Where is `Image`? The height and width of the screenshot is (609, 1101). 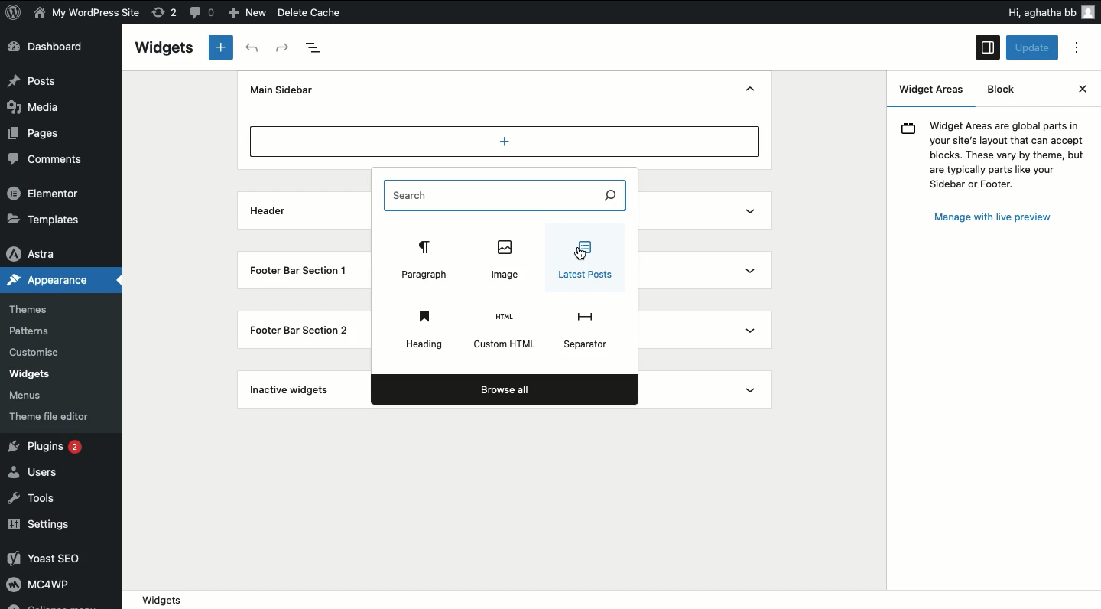 Image is located at coordinates (505, 262).